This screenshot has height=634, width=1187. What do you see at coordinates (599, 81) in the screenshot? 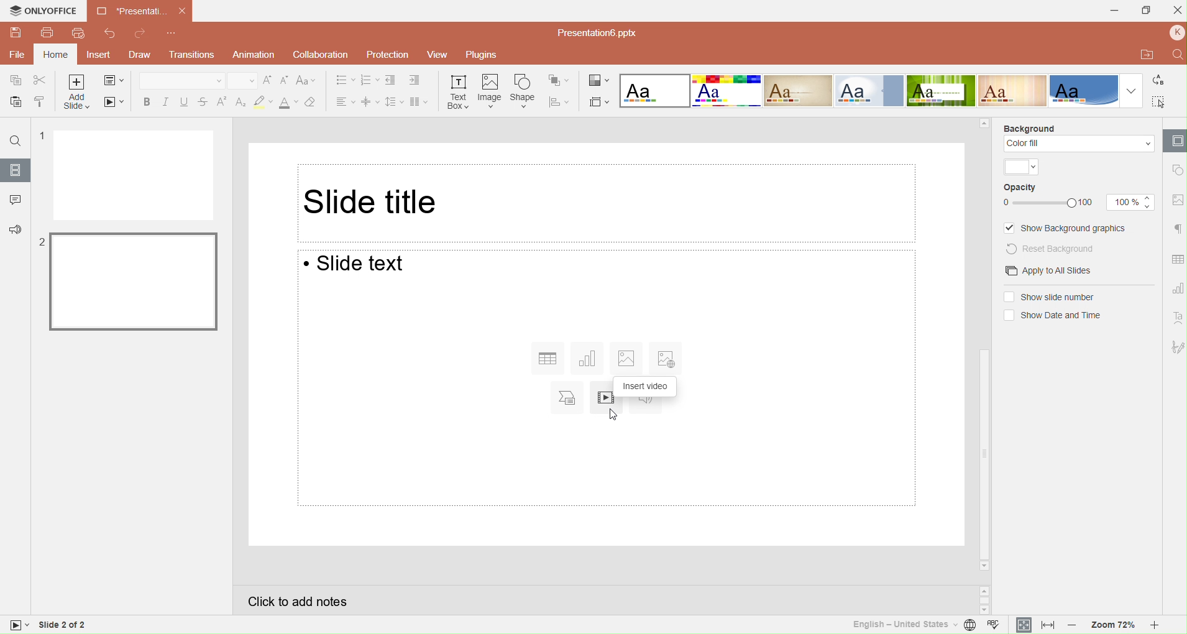
I see `Change color theme` at bounding box center [599, 81].